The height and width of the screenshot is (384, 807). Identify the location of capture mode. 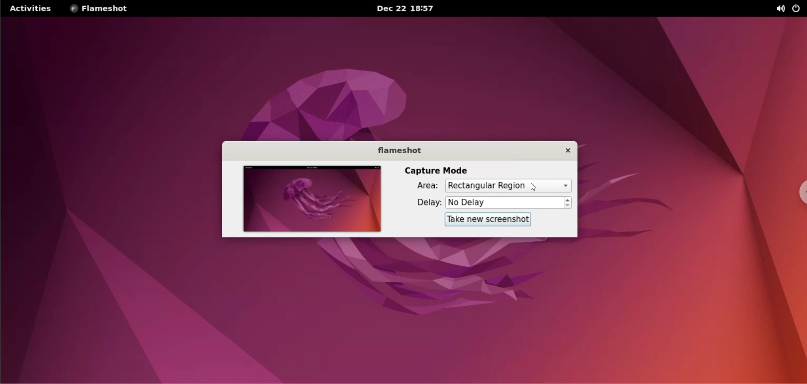
(437, 170).